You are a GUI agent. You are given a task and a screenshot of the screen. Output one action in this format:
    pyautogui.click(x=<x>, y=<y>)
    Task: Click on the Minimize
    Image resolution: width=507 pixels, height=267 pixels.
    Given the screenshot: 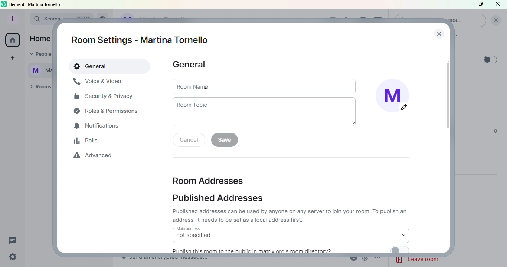 What is the action you would take?
    pyautogui.click(x=463, y=5)
    